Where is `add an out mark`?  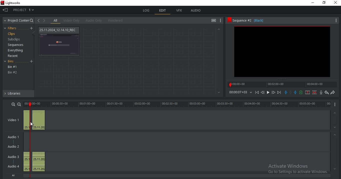 add an out mark is located at coordinates (295, 93).